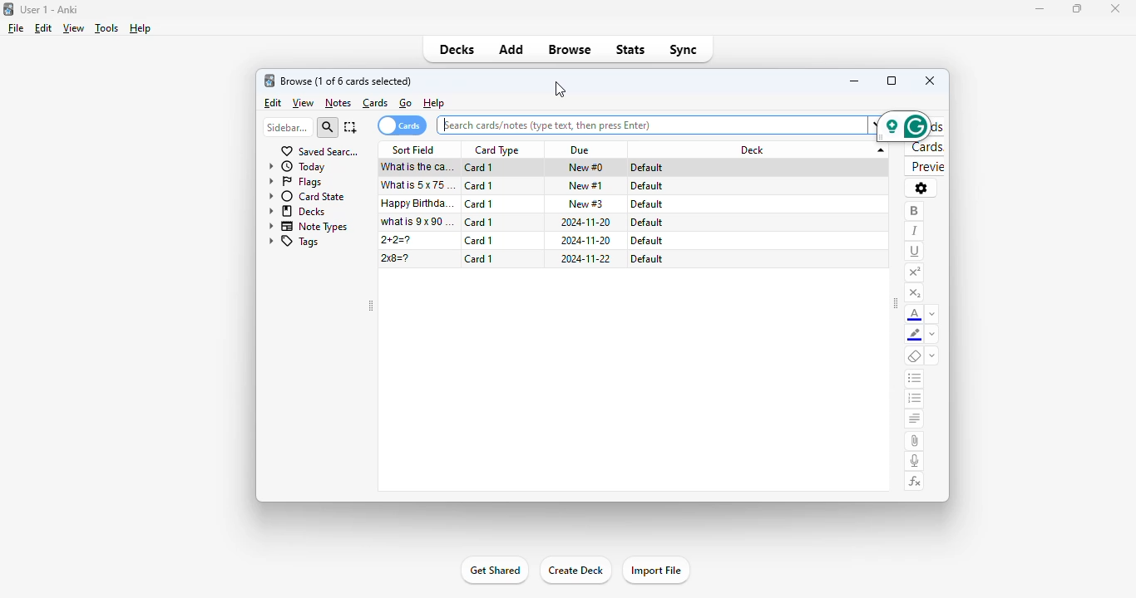  Describe the element at coordinates (630, 50) in the screenshot. I see `stats` at that location.